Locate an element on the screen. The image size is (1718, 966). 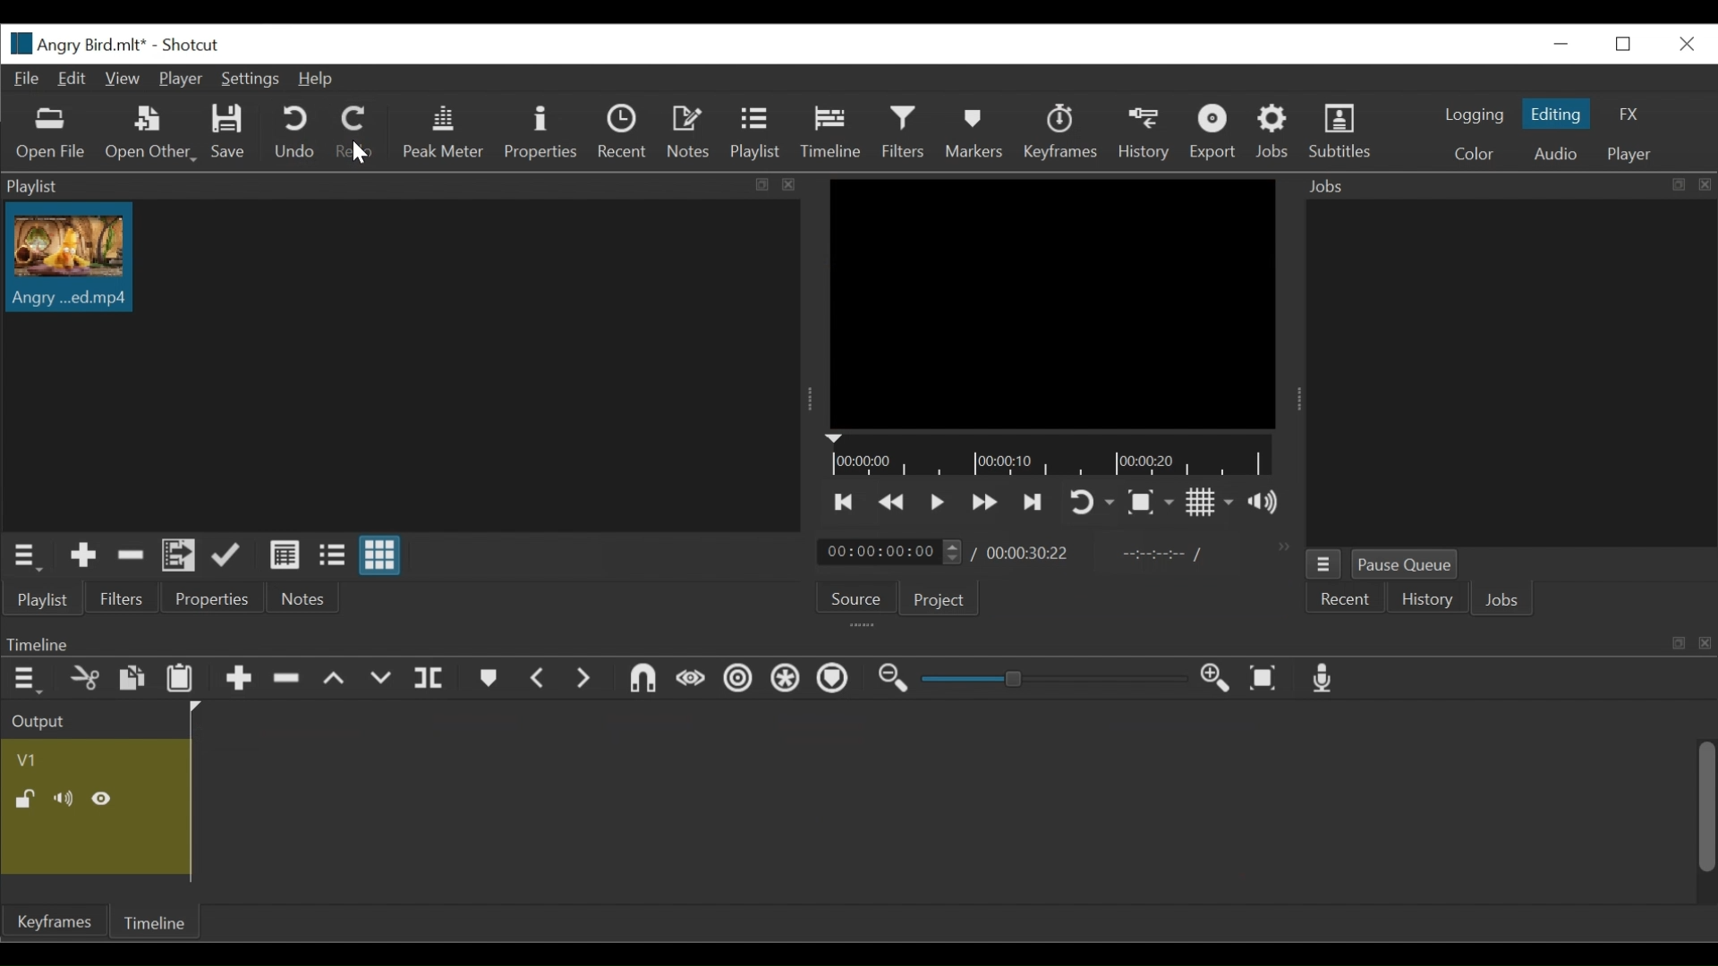
Remove Cut is located at coordinates (131, 555).